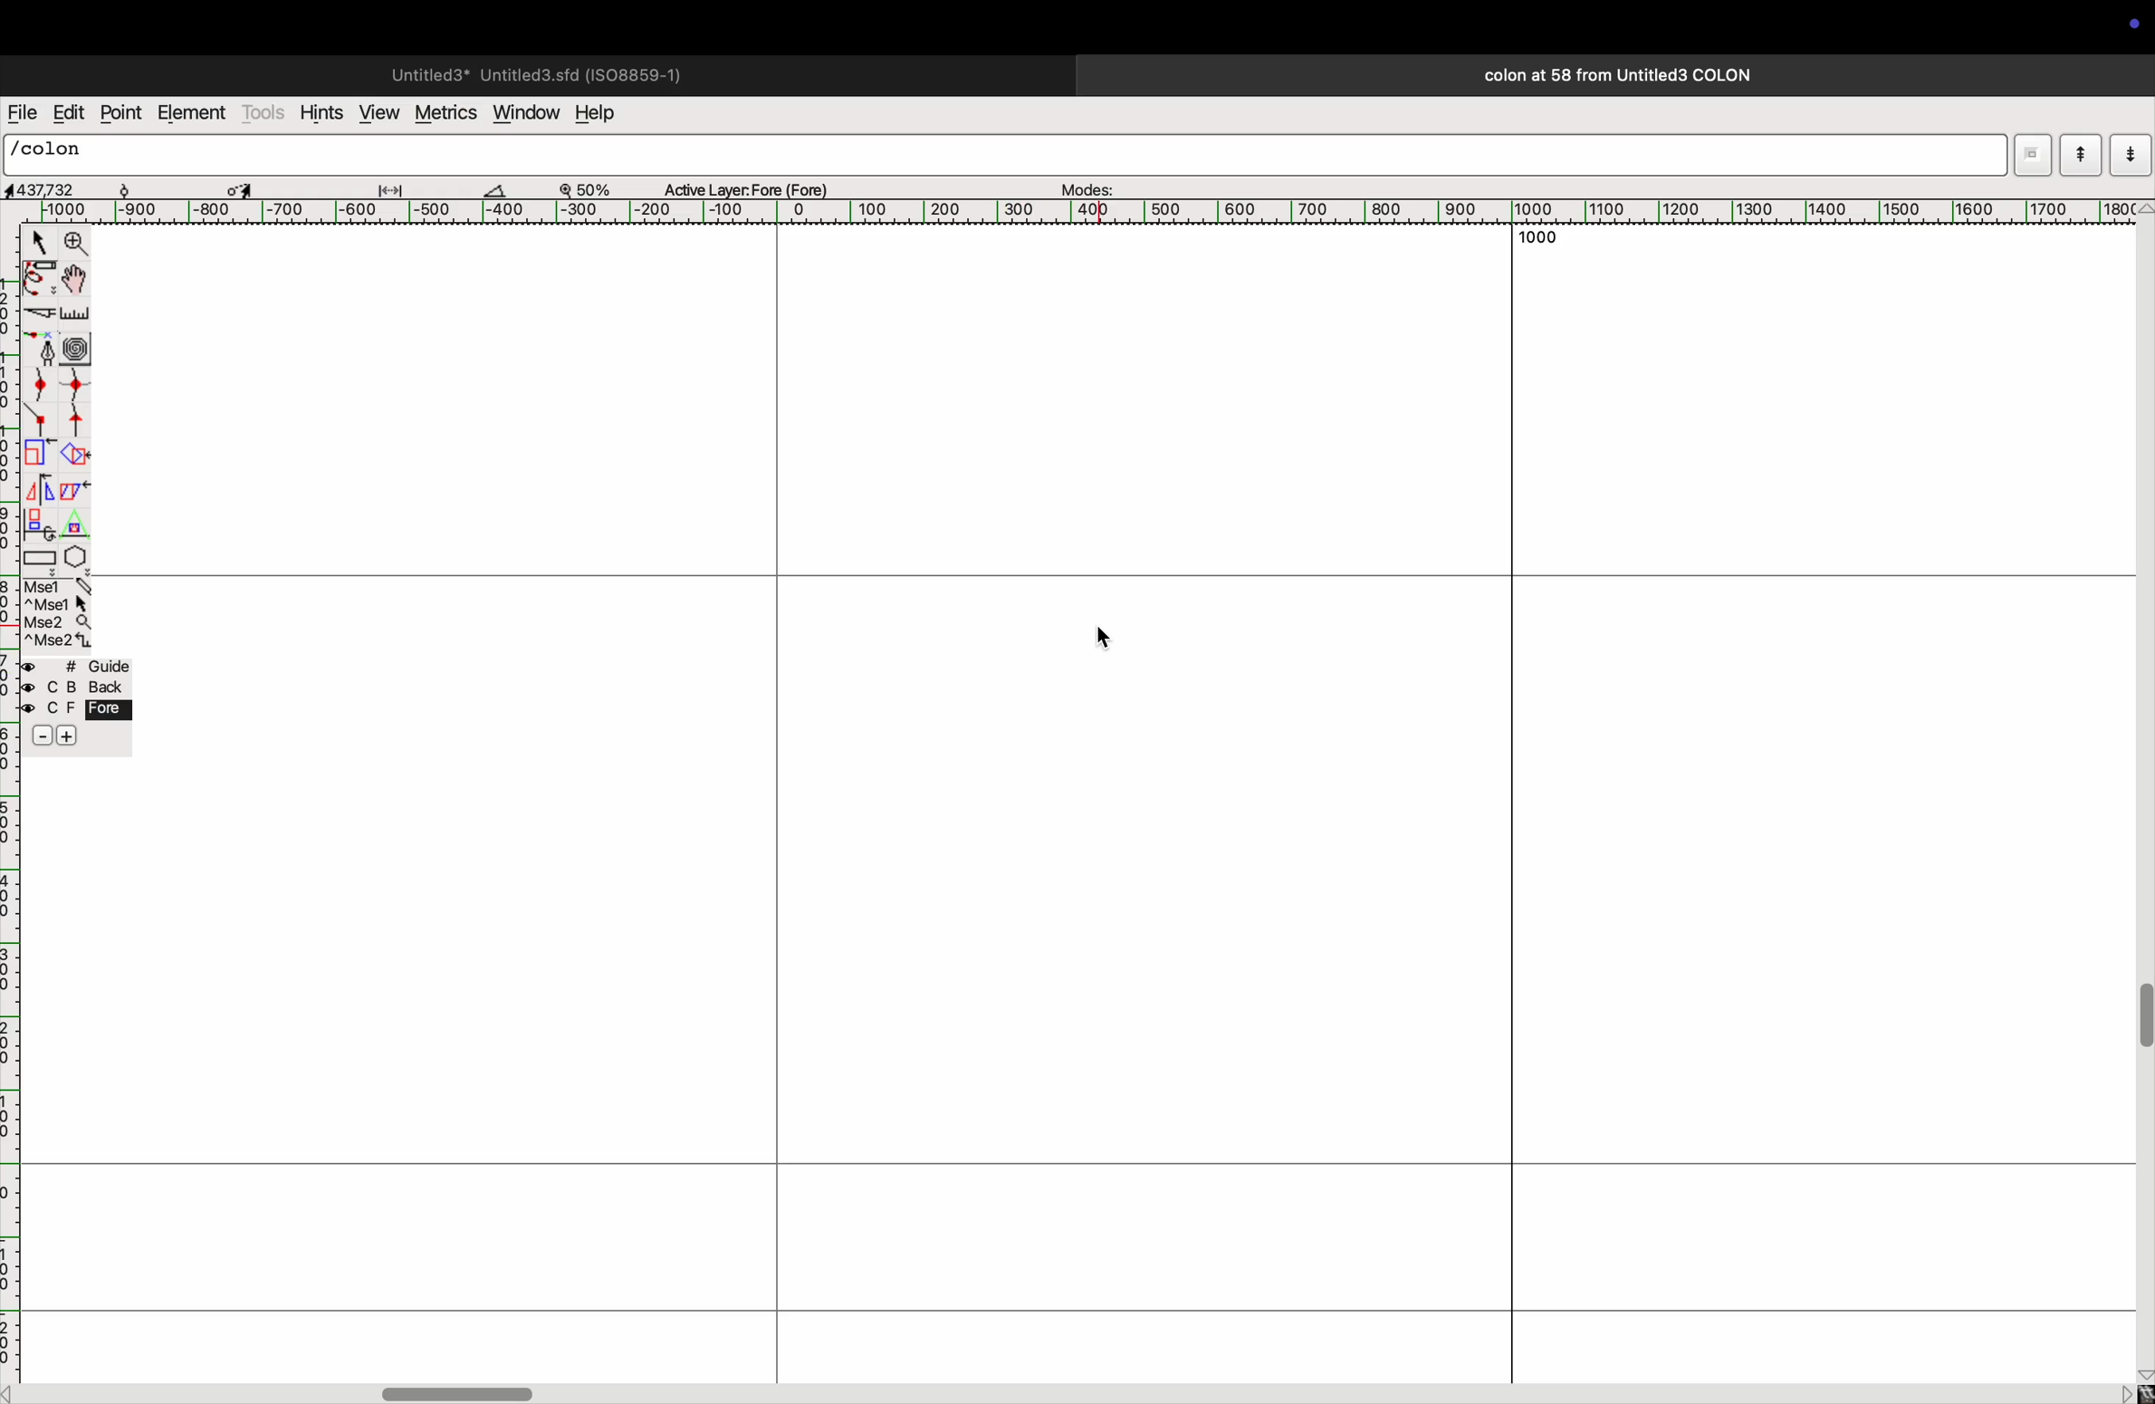 The image size is (2155, 1404). Describe the element at coordinates (74, 456) in the screenshot. I see `extract` at that location.